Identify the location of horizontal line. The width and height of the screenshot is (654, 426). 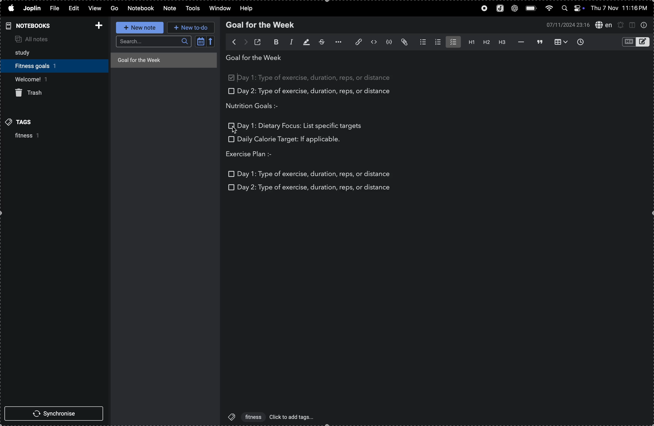
(519, 42).